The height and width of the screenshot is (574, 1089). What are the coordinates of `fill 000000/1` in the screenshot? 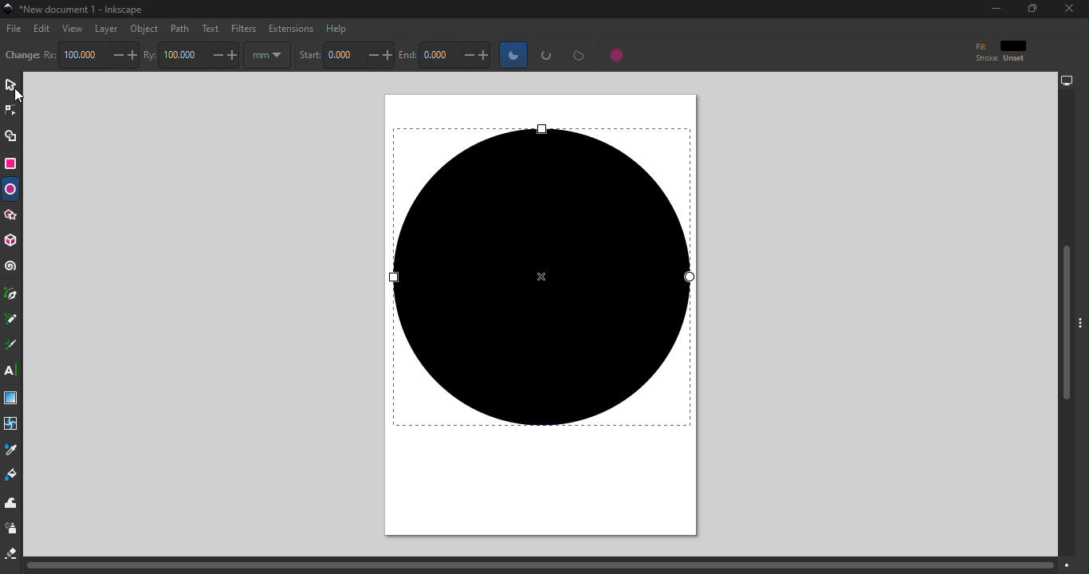 It's located at (1014, 45).